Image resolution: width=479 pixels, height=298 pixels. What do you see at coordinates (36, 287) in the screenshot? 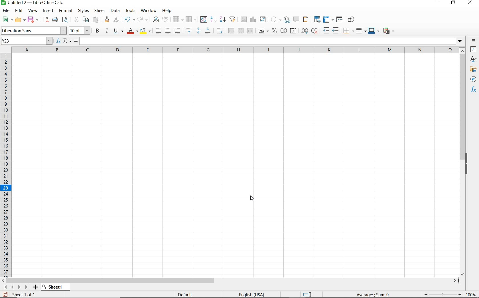
I see `ADD SHEET` at bounding box center [36, 287].